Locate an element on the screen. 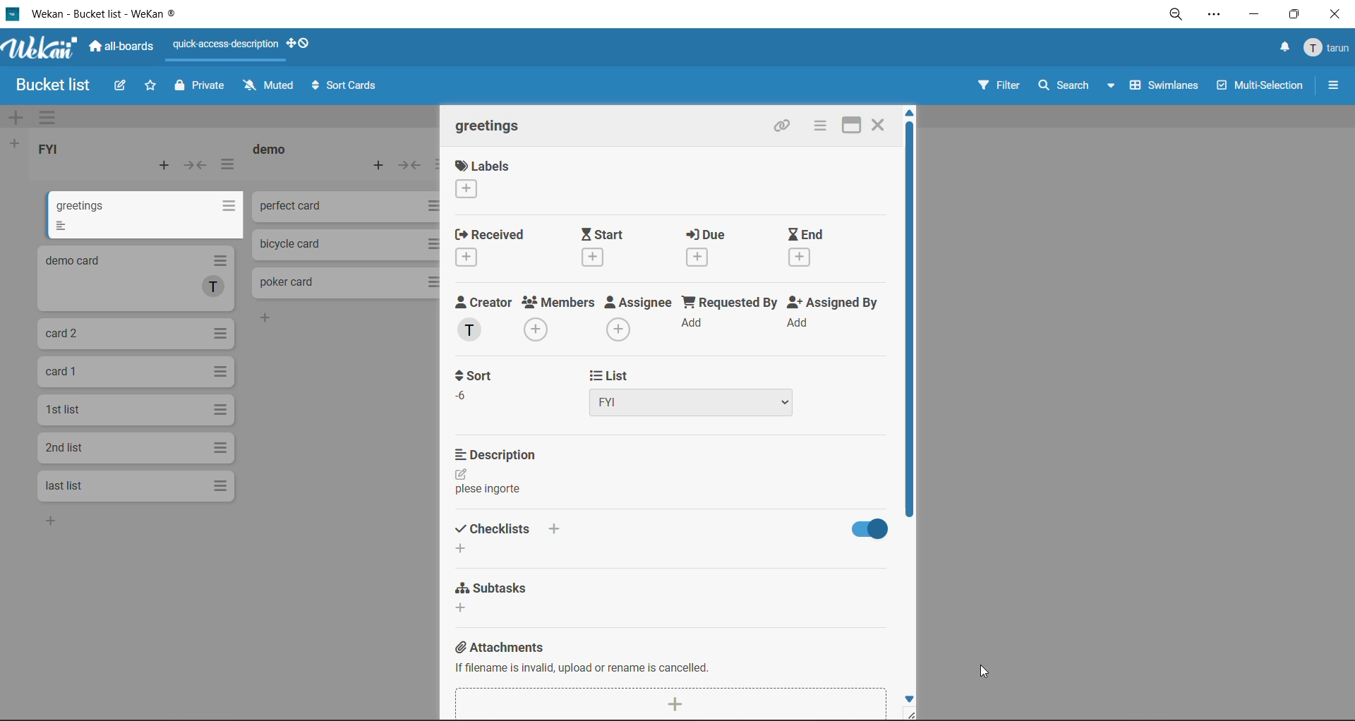  maximize is located at coordinates (1295, 14).